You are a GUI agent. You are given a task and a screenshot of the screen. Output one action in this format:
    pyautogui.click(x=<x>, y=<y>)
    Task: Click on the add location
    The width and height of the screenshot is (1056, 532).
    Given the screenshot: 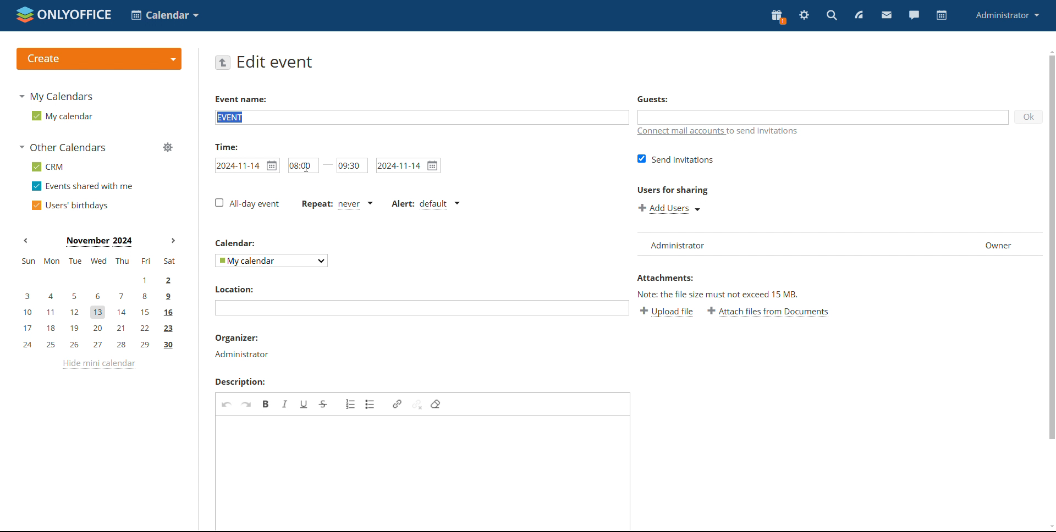 What is the action you would take?
    pyautogui.click(x=422, y=308)
    